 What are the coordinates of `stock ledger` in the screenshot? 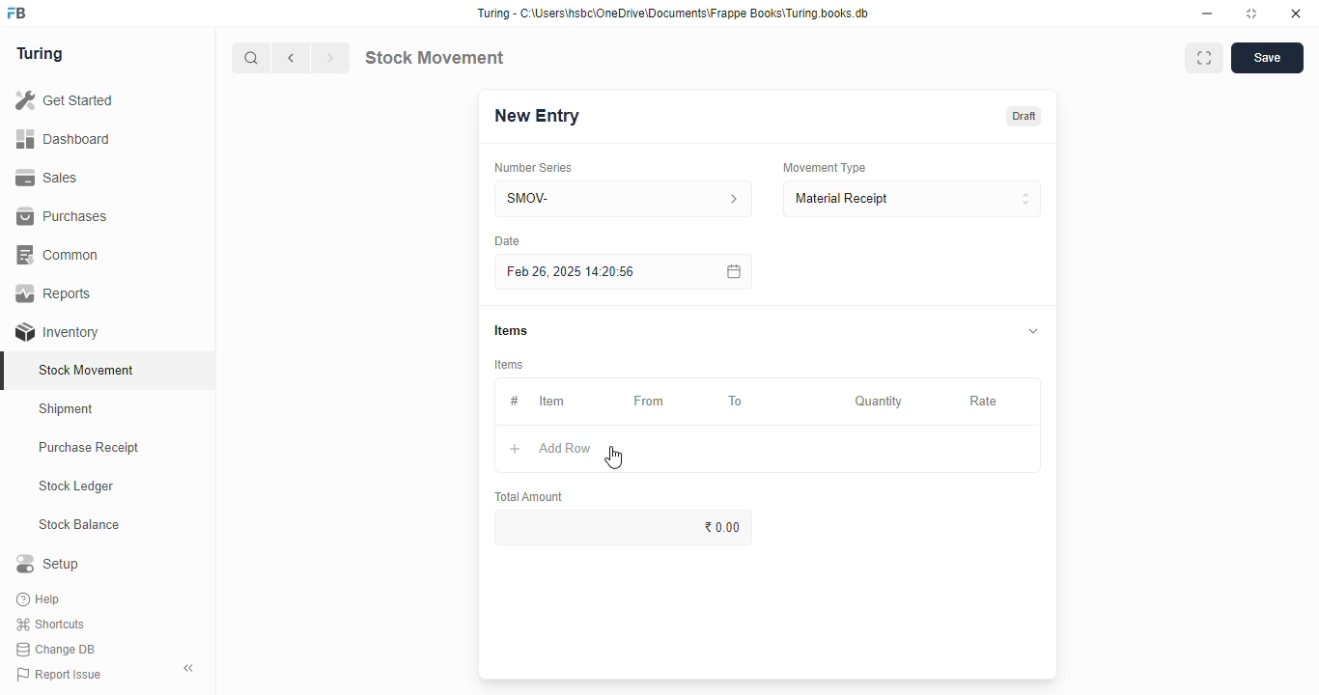 It's located at (77, 486).